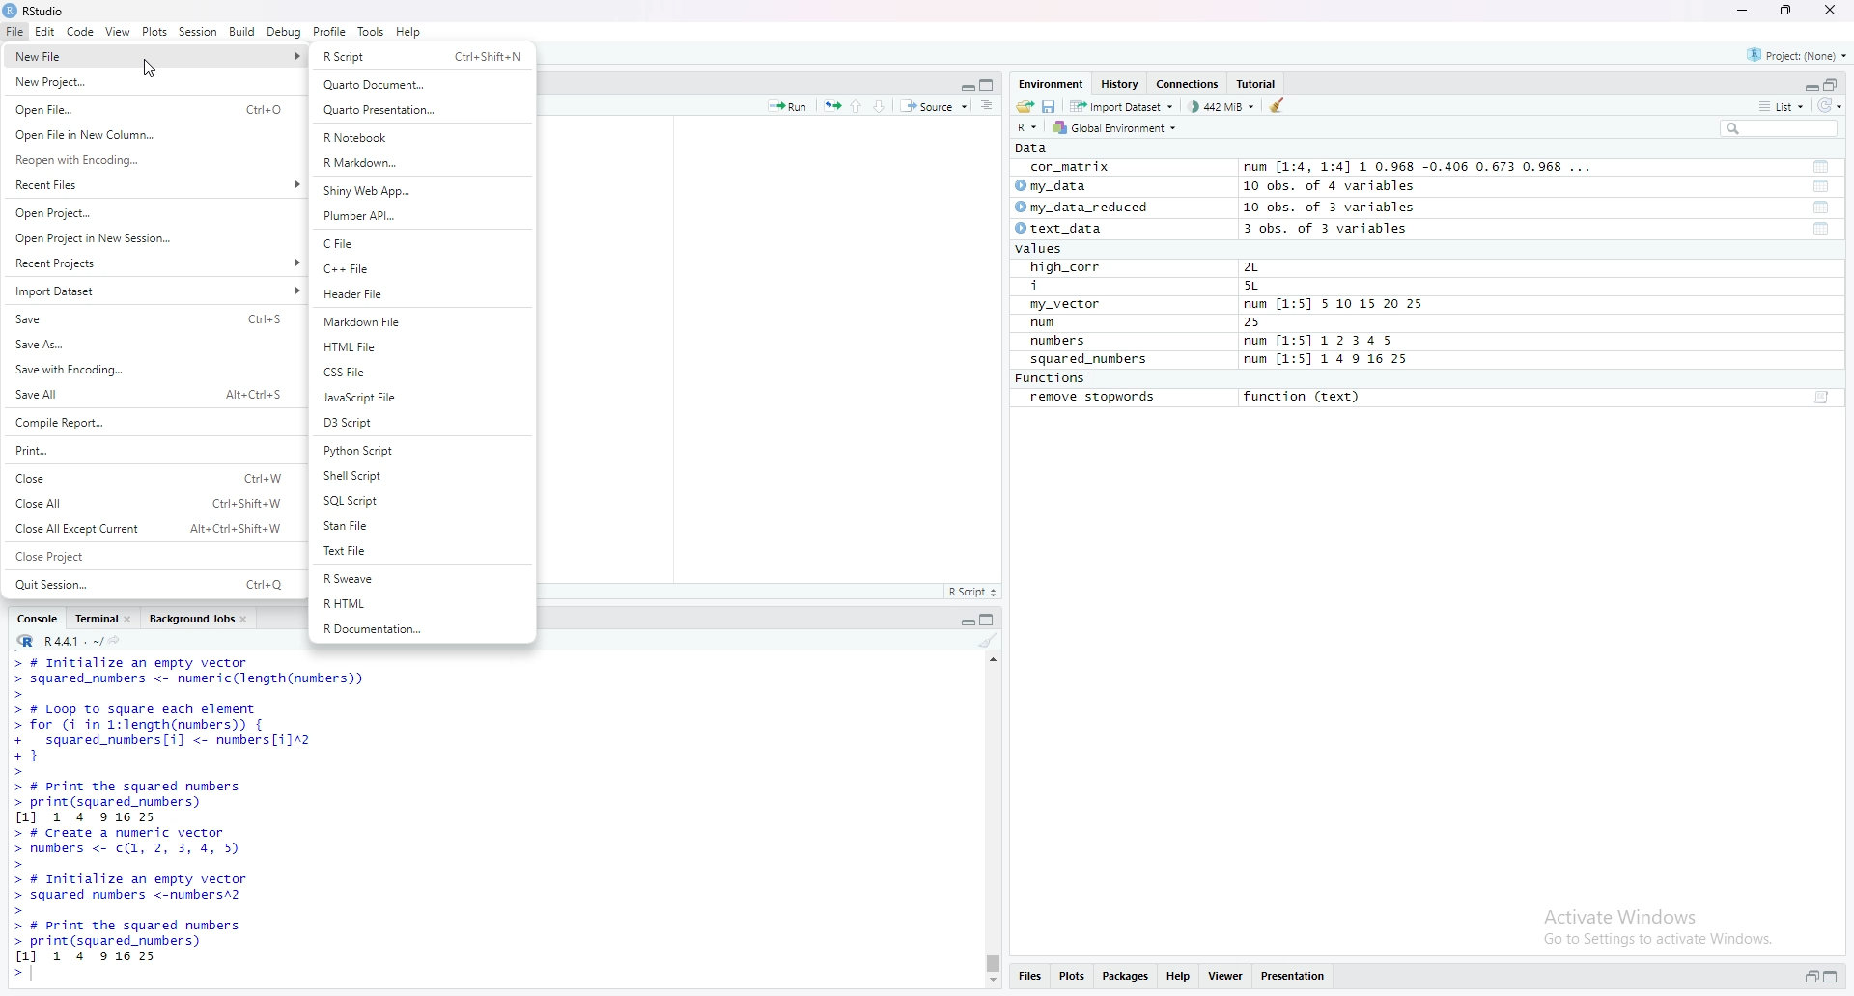 Image resolution: width=1854 pixels, height=996 pixels. What do you see at coordinates (420, 190) in the screenshot?
I see `Shiny Web App...` at bounding box center [420, 190].